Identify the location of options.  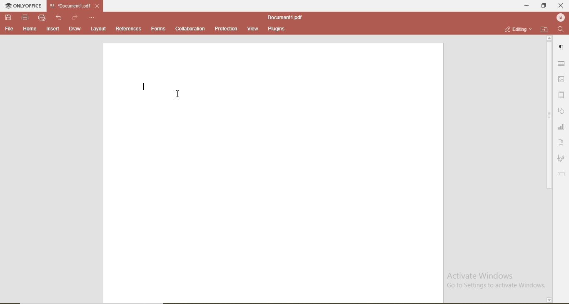
(92, 18).